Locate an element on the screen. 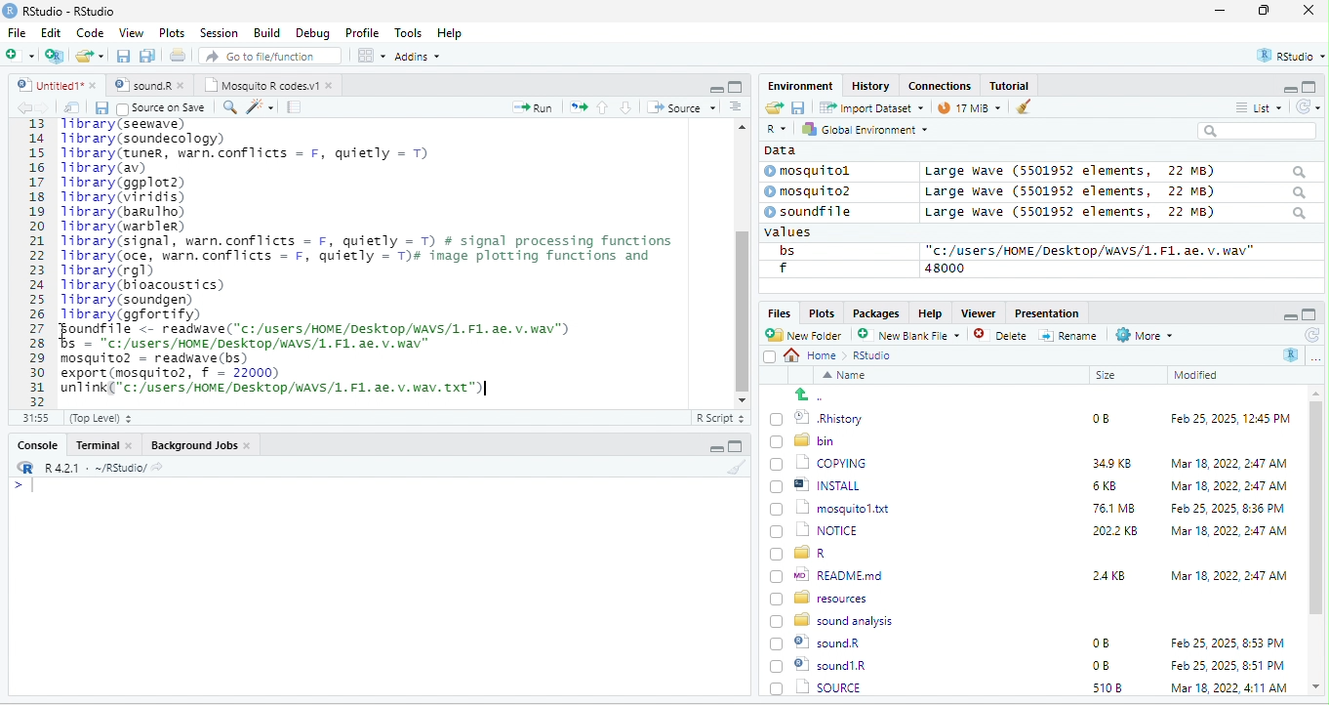 The width and height of the screenshot is (1329, 705). go back is located at coordinates (817, 394).